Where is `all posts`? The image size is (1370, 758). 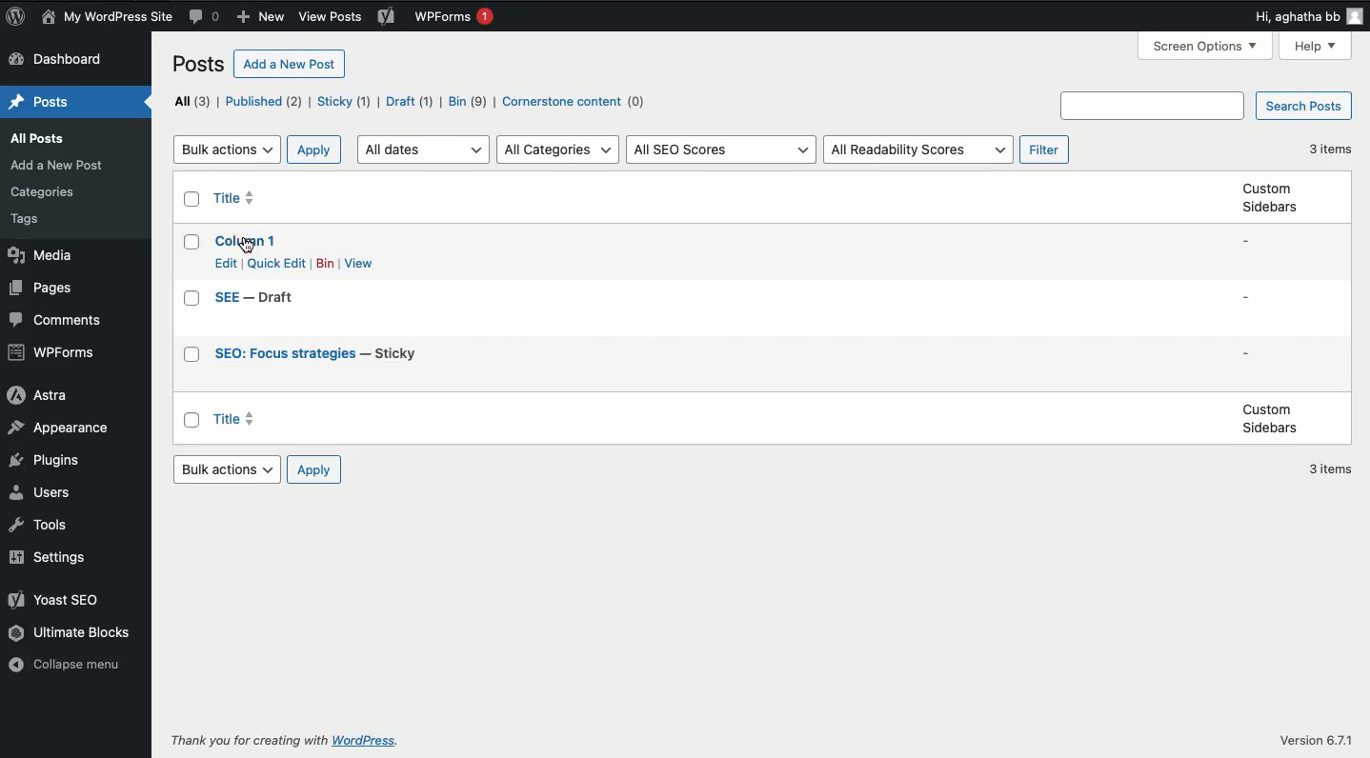
all posts is located at coordinates (37, 137).